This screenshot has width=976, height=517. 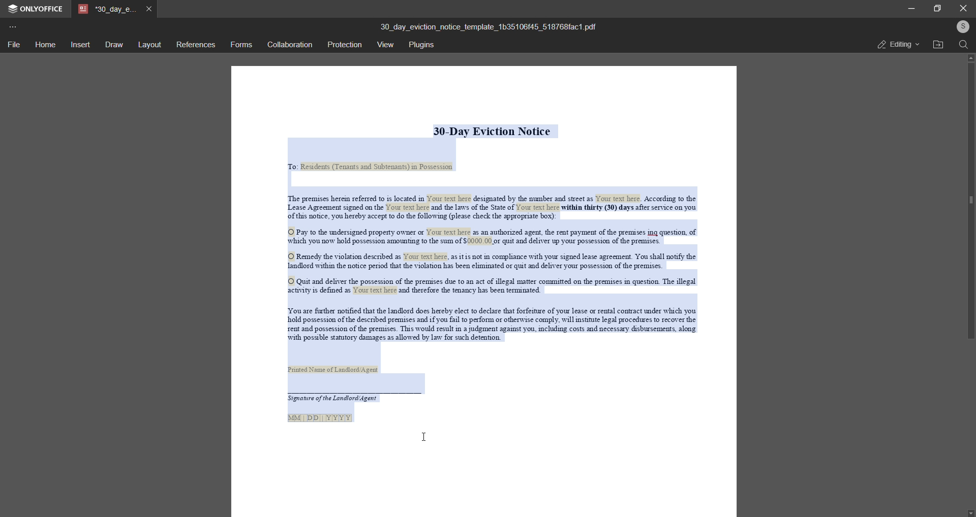 What do you see at coordinates (962, 26) in the screenshot?
I see `user` at bounding box center [962, 26].